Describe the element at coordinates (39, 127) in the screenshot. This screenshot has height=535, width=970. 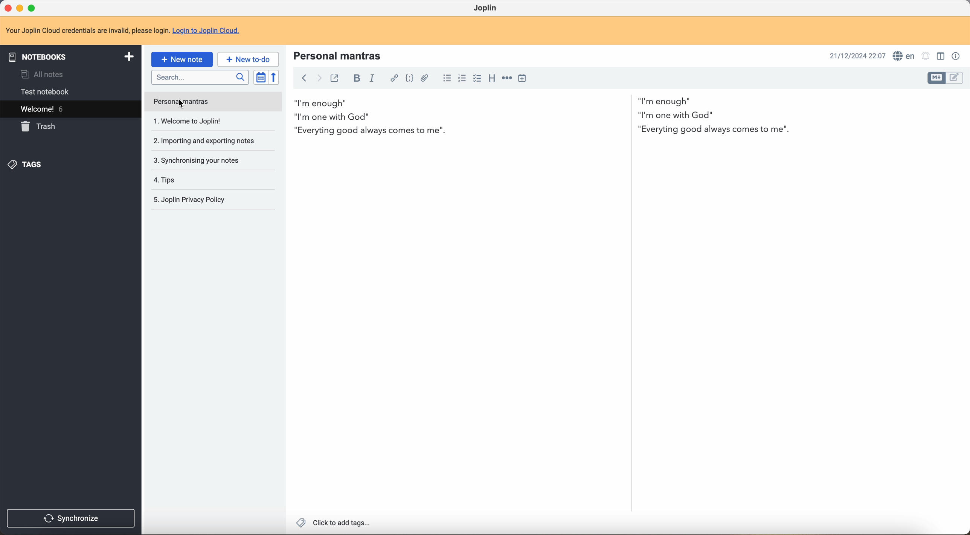
I see `trash` at that location.